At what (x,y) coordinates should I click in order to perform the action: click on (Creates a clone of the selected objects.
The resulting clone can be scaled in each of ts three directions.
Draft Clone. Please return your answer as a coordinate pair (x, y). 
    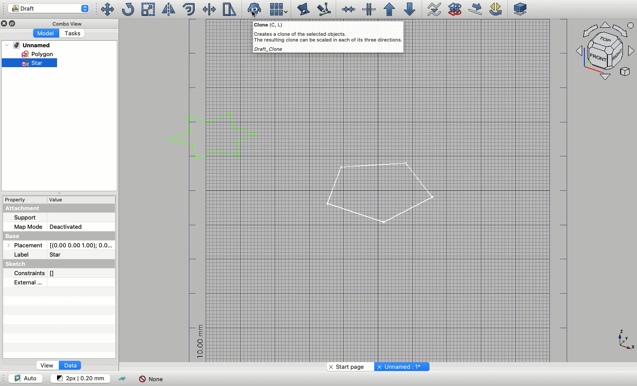
    Looking at the image, I should click on (326, 37).